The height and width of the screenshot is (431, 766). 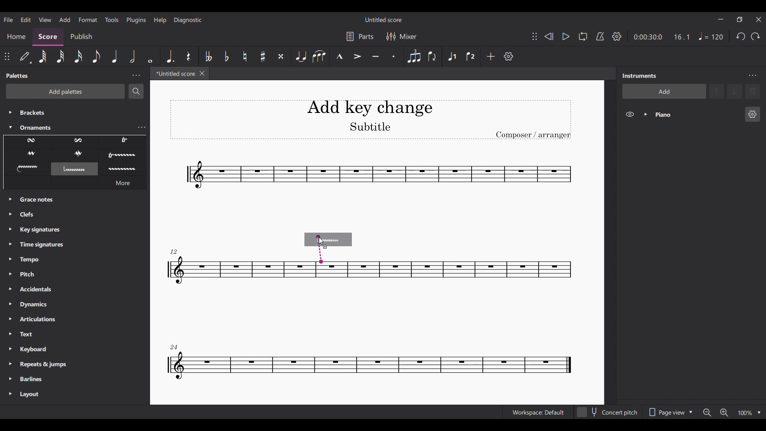 I want to click on Toggle double flat, so click(x=208, y=56).